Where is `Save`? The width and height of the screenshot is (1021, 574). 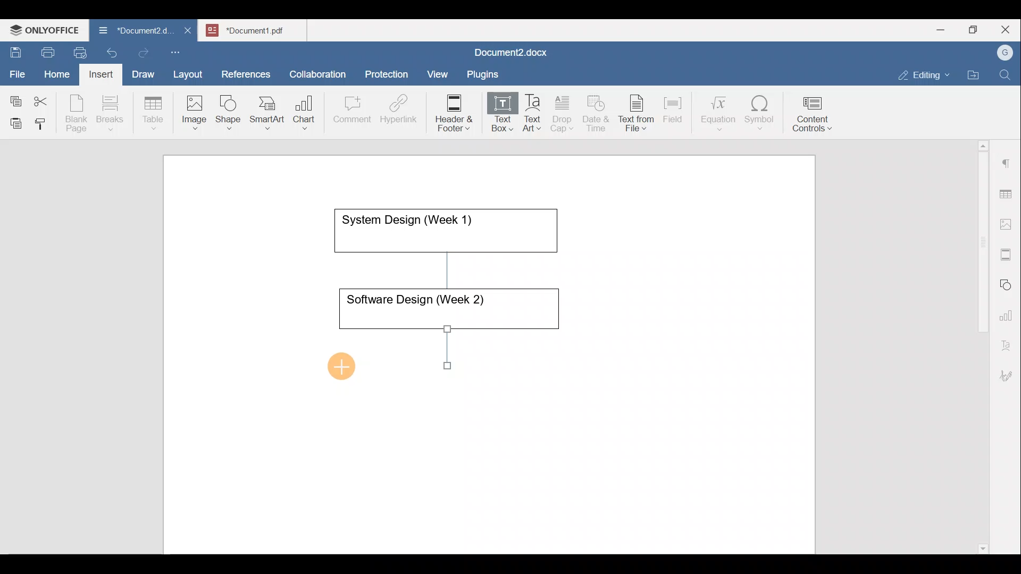
Save is located at coordinates (15, 50).